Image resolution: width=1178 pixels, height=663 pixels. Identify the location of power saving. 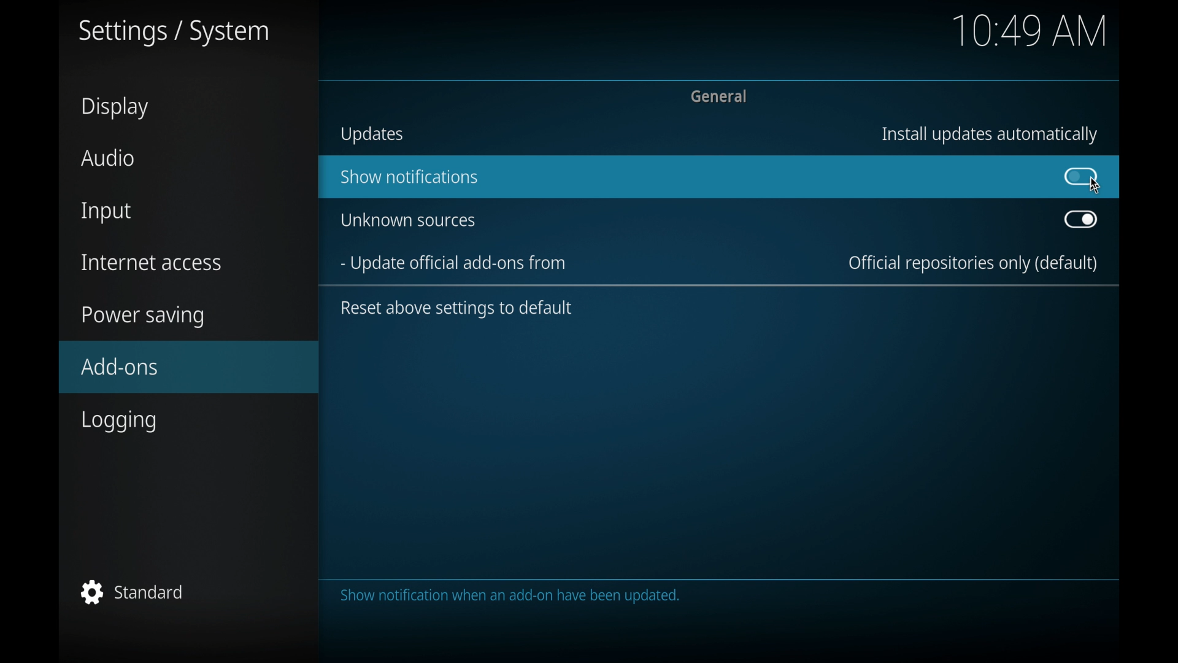
(144, 317).